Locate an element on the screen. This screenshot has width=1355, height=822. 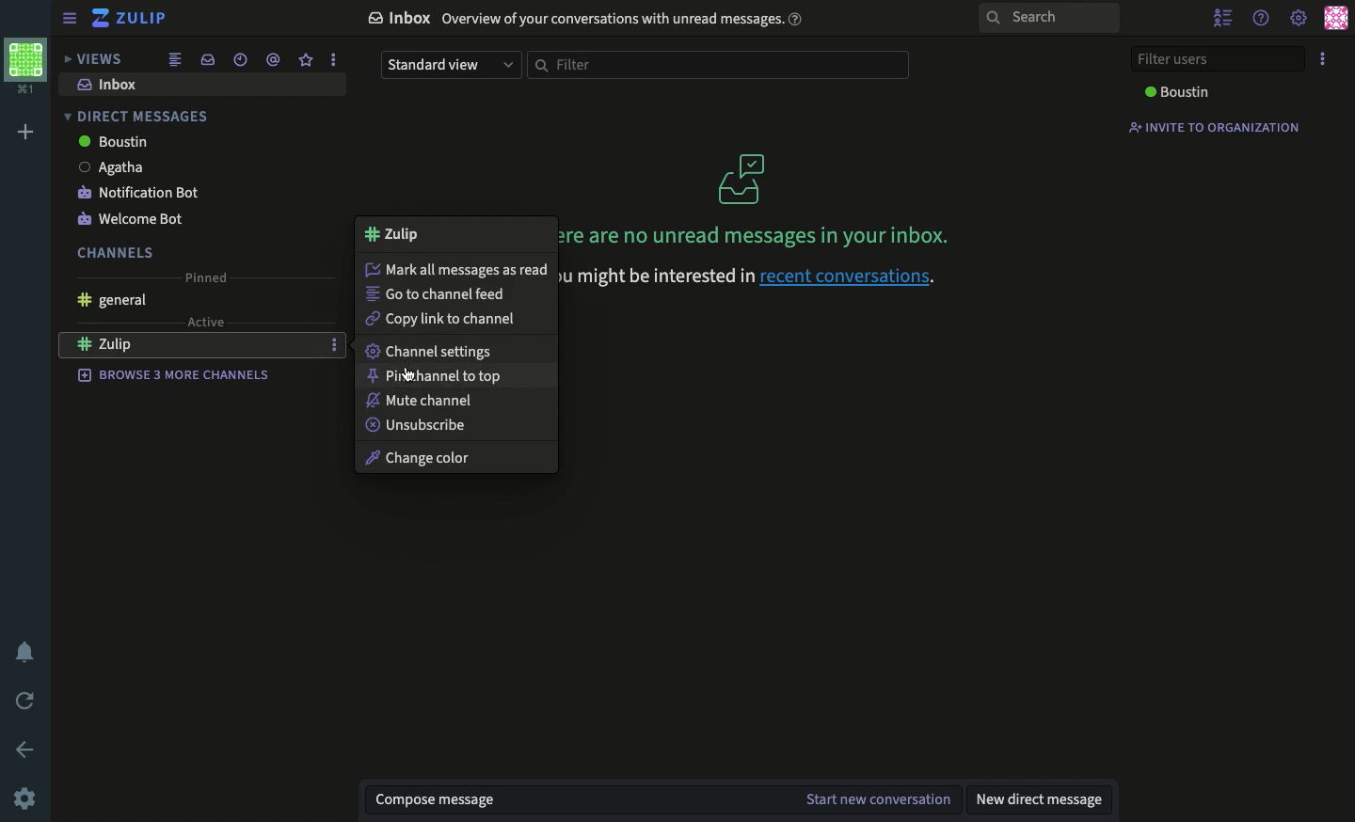
search is located at coordinates (1049, 19).